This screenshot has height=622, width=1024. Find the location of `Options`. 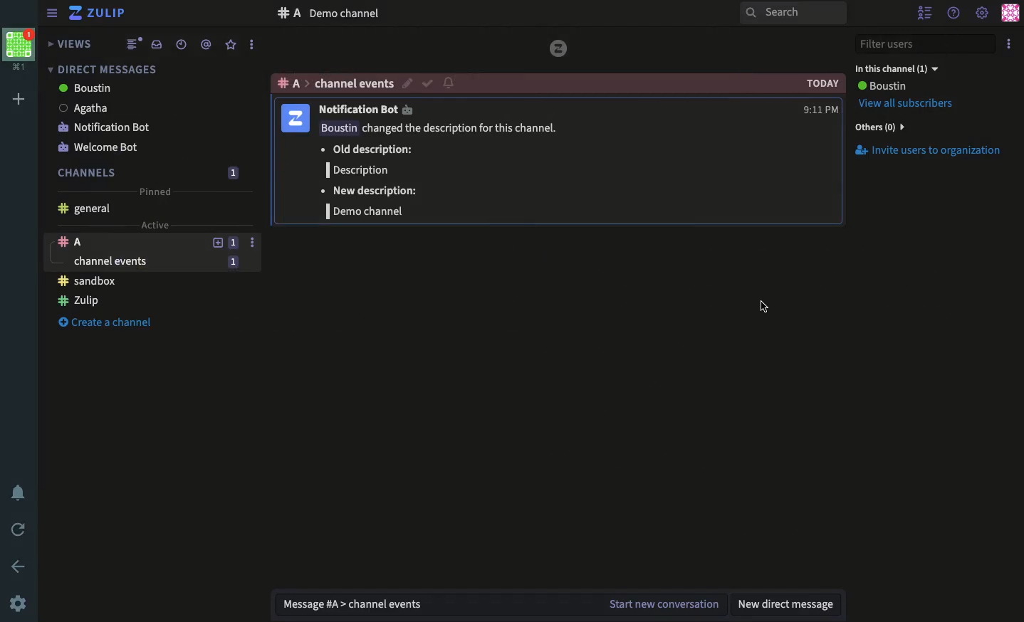

Options is located at coordinates (1010, 44).